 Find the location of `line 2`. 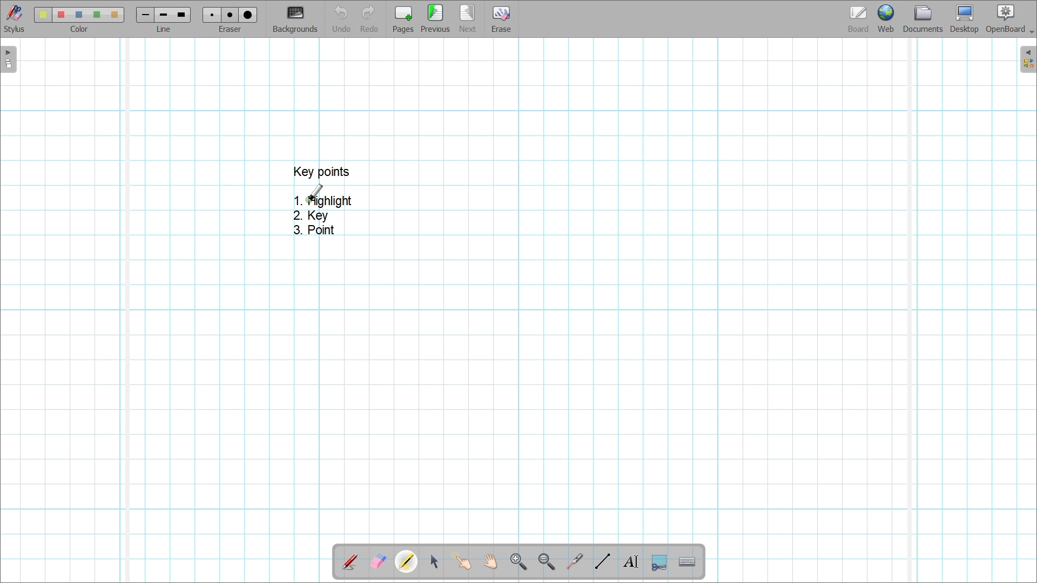

line 2 is located at coordinates (162, 15).